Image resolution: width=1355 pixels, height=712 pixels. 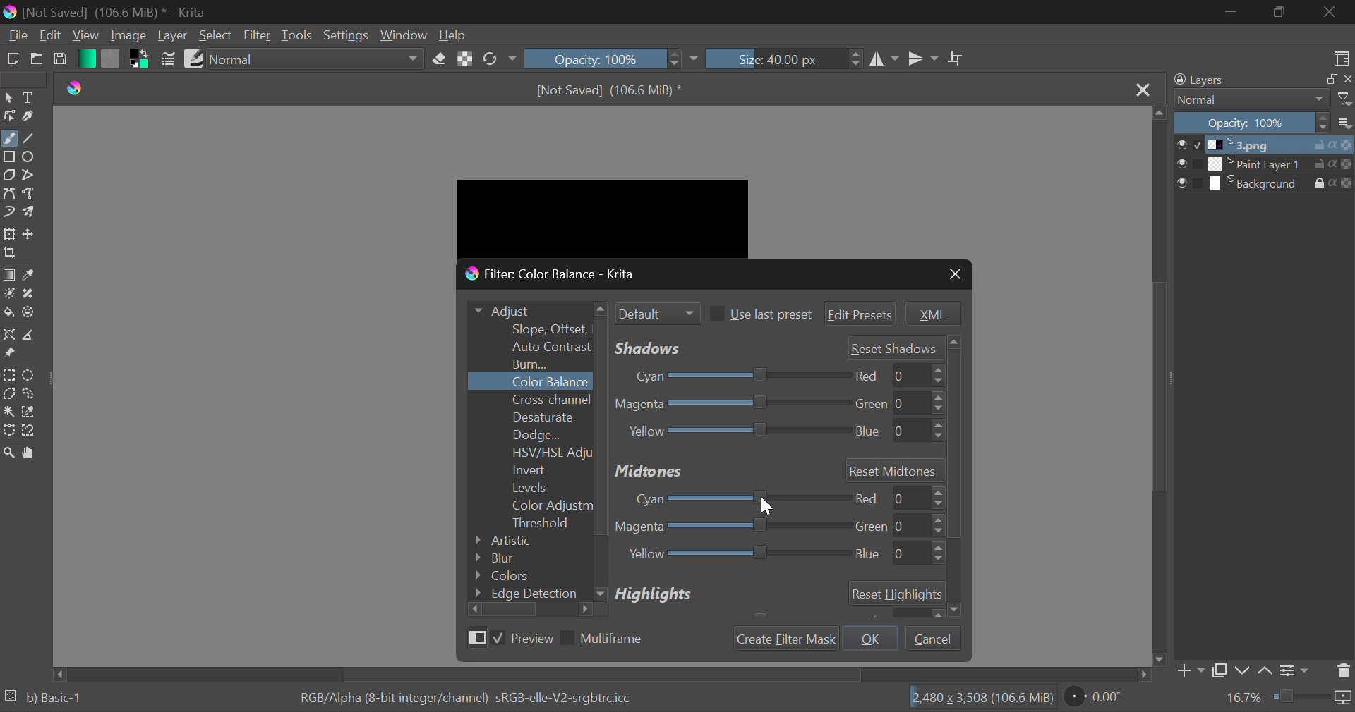 What do you see at coordinates (562, 276) in the screenshot?
I see `Window Title` at bounding box center [562, 276].